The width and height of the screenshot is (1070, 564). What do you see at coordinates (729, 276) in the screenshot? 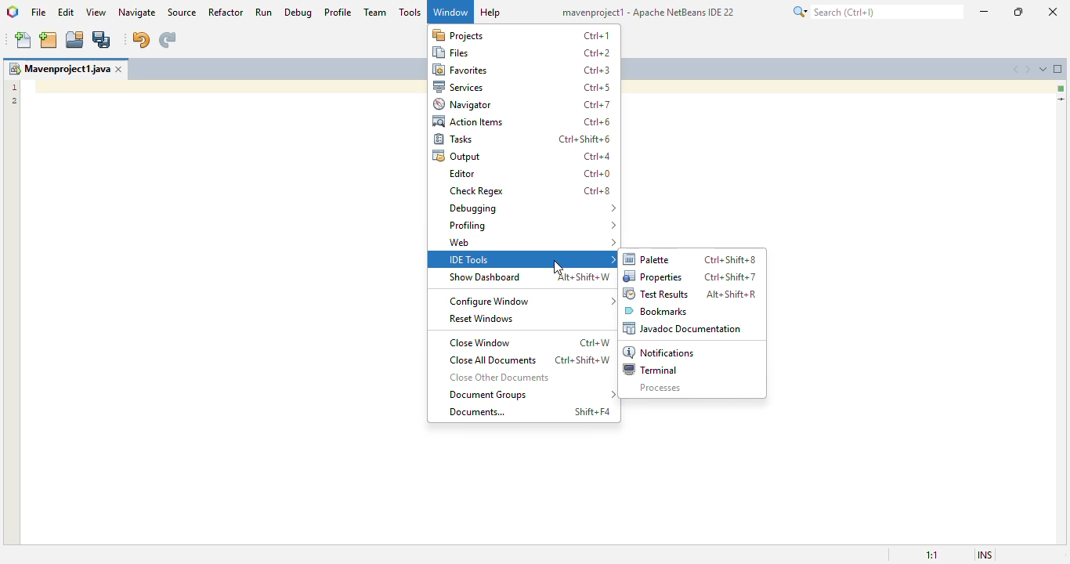
I see `shortcut for properties` at bounding box center [729, 276].